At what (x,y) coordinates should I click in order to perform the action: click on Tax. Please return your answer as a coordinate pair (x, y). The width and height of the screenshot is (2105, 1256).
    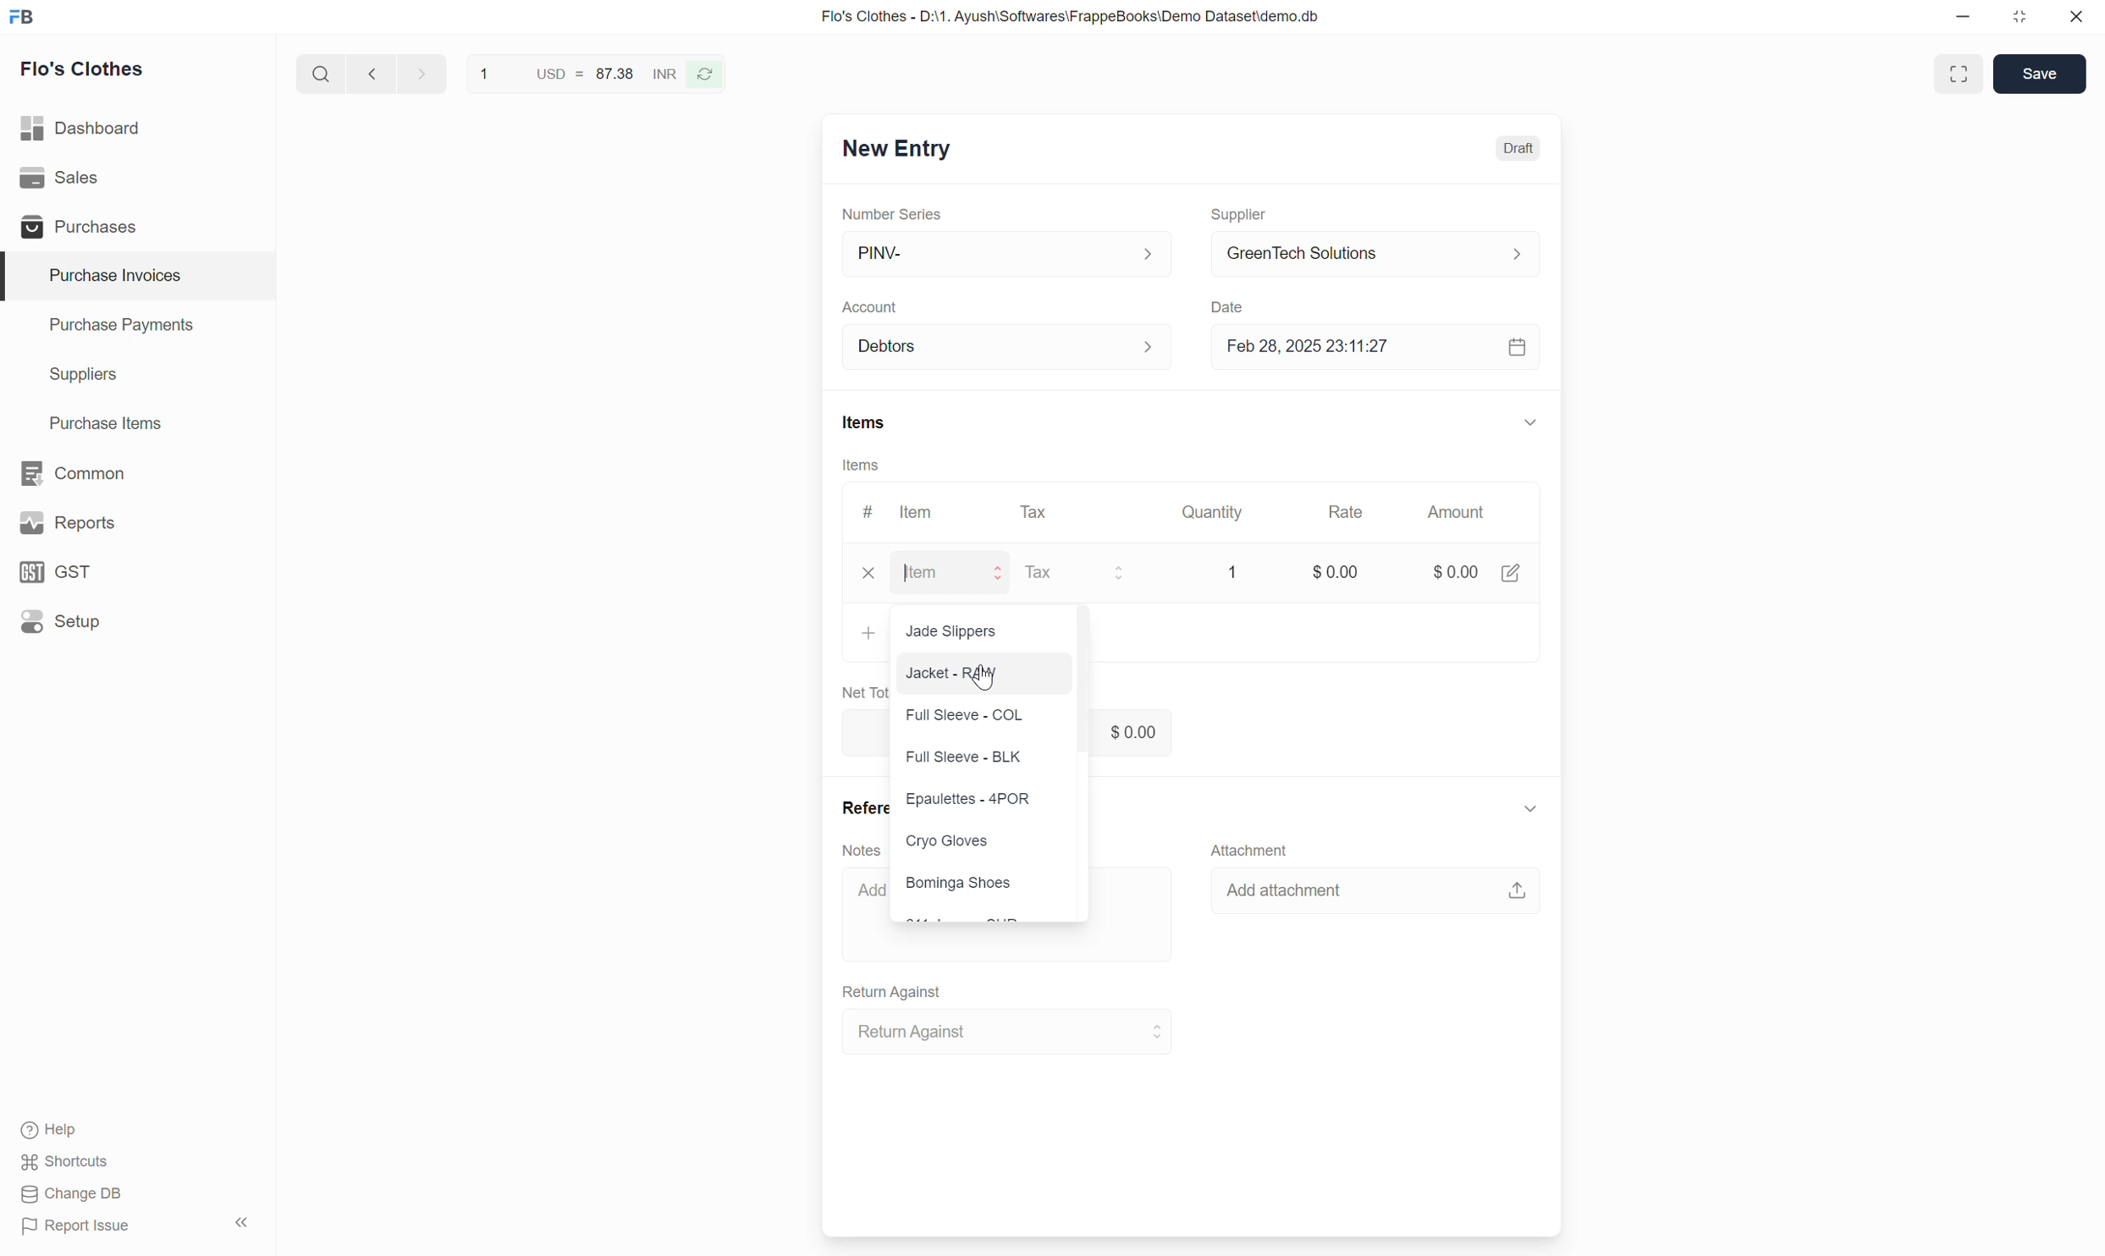
    Looking at the image, I should click on (1037, 514).